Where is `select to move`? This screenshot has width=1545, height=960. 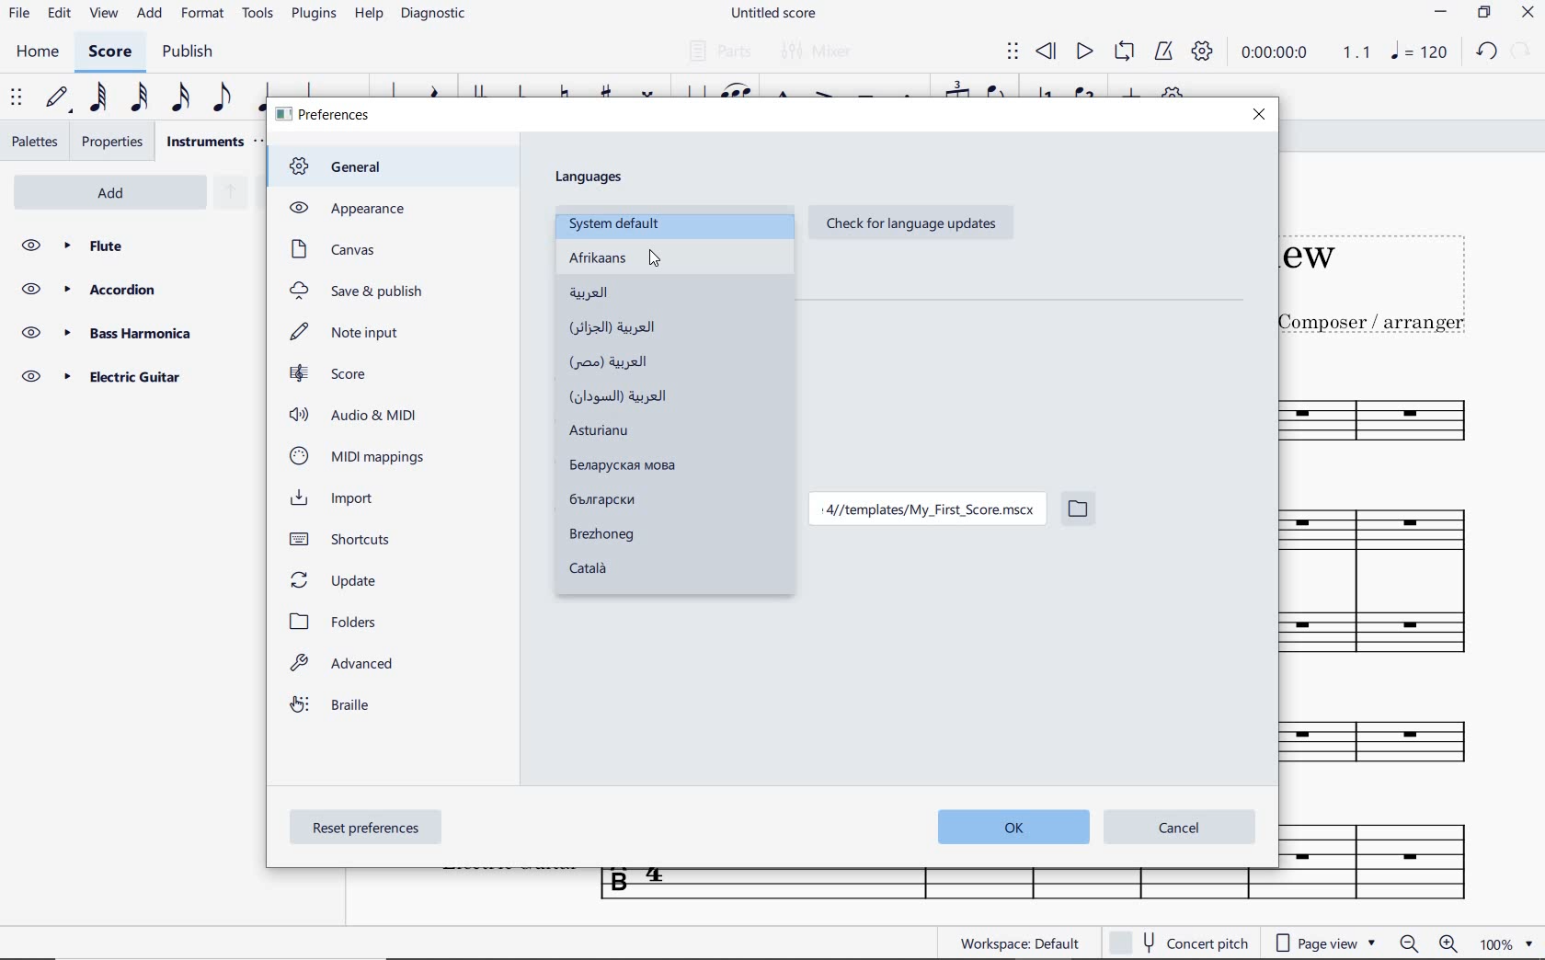
select to move is located at coordinates (1013, 52).